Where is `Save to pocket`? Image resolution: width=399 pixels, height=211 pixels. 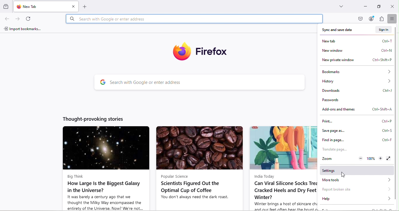 Save to pocket is located at coordinates (359, 18).